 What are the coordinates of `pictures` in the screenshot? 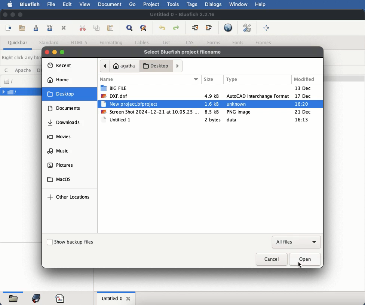 It's located at (61, 165).